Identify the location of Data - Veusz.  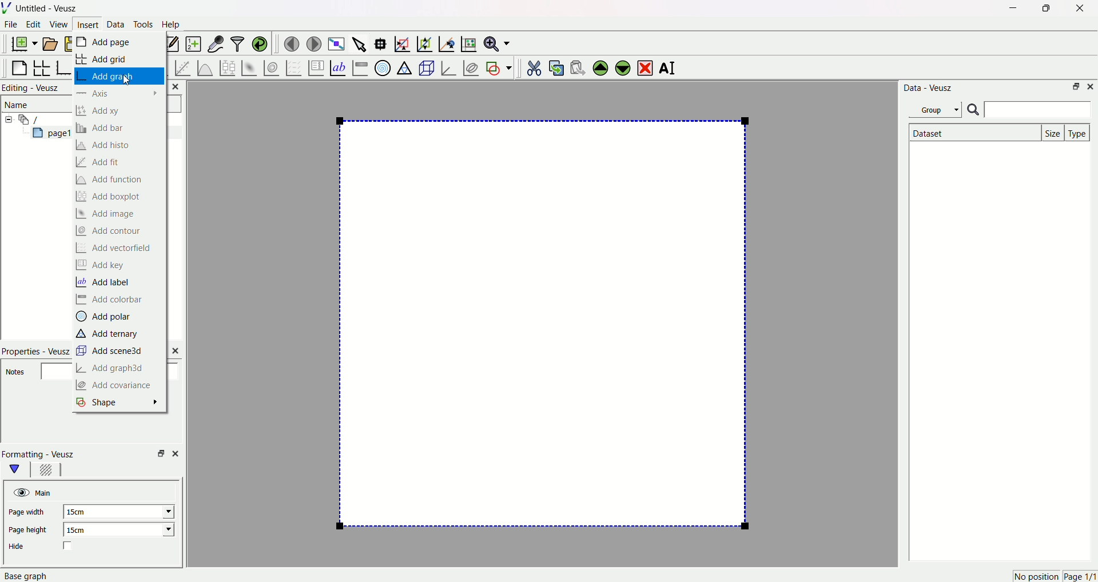
(929, 89).